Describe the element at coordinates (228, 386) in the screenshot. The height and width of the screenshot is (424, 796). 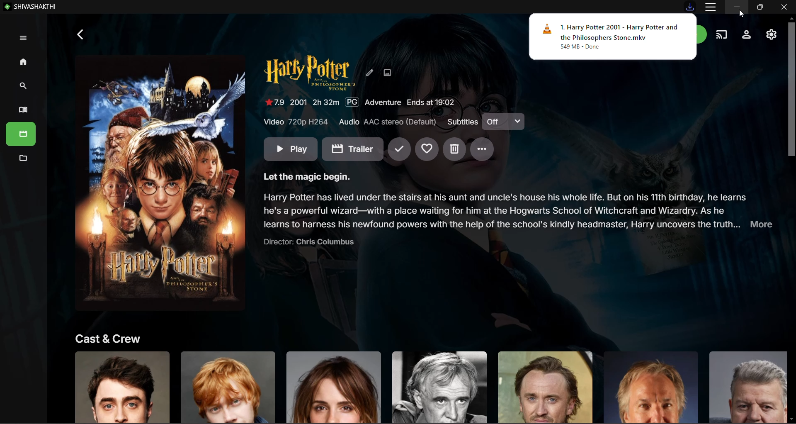
I see `Click to know more about actor` at that location.